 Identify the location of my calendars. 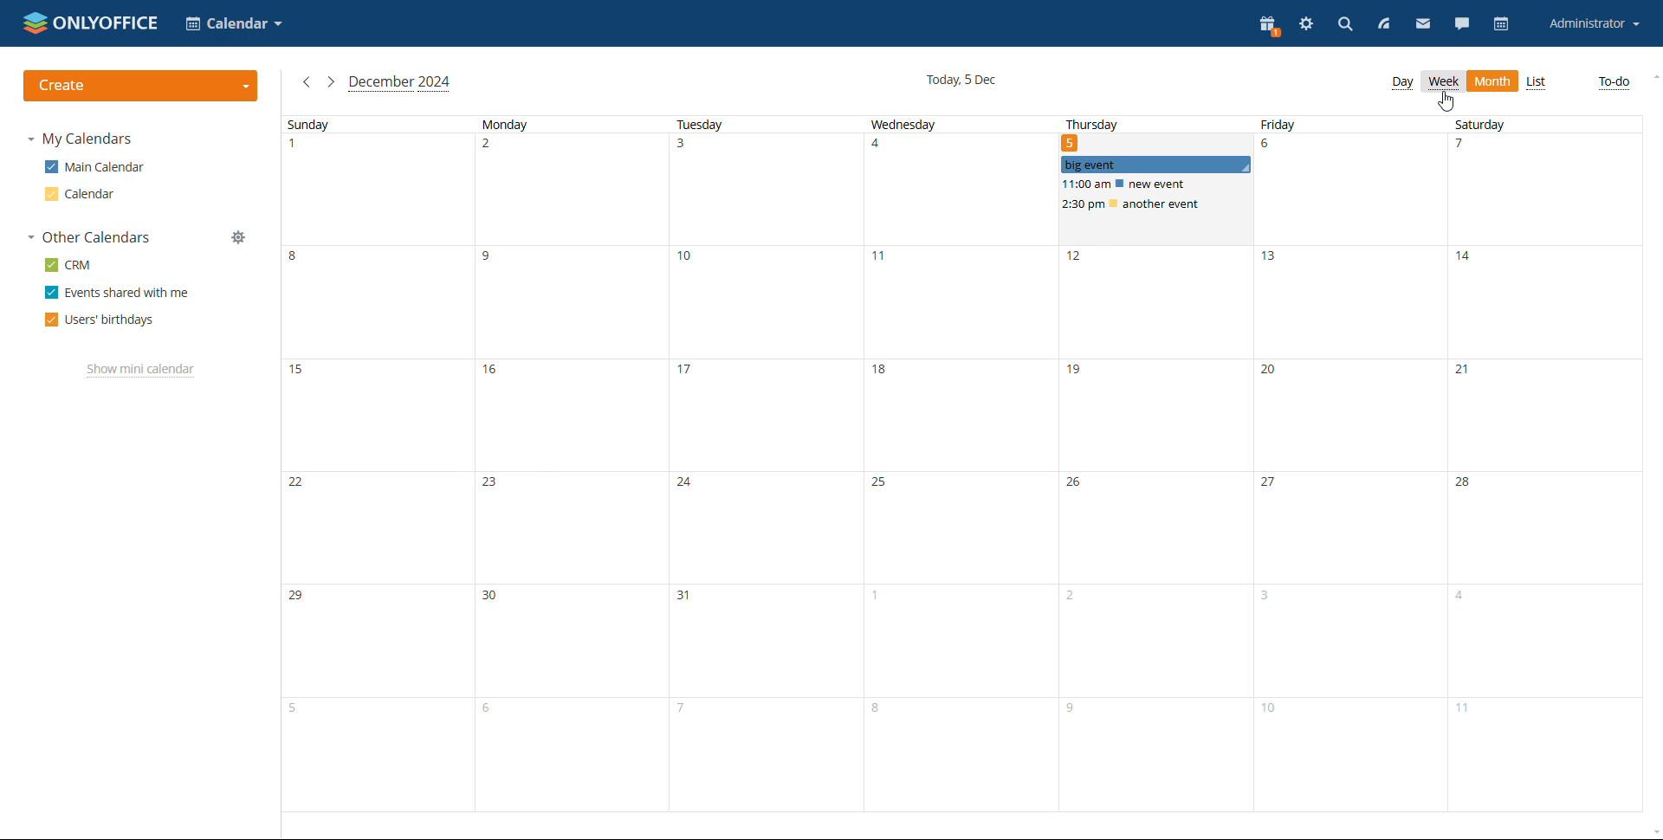
(81, 139).